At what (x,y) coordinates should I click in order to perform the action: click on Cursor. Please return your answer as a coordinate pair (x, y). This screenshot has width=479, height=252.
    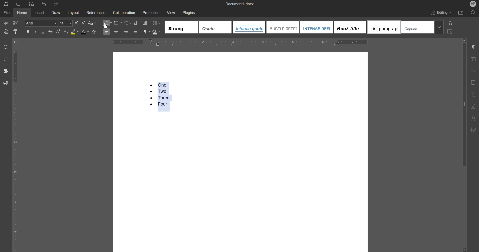
    Looking at the image, I should click on (106, 27).